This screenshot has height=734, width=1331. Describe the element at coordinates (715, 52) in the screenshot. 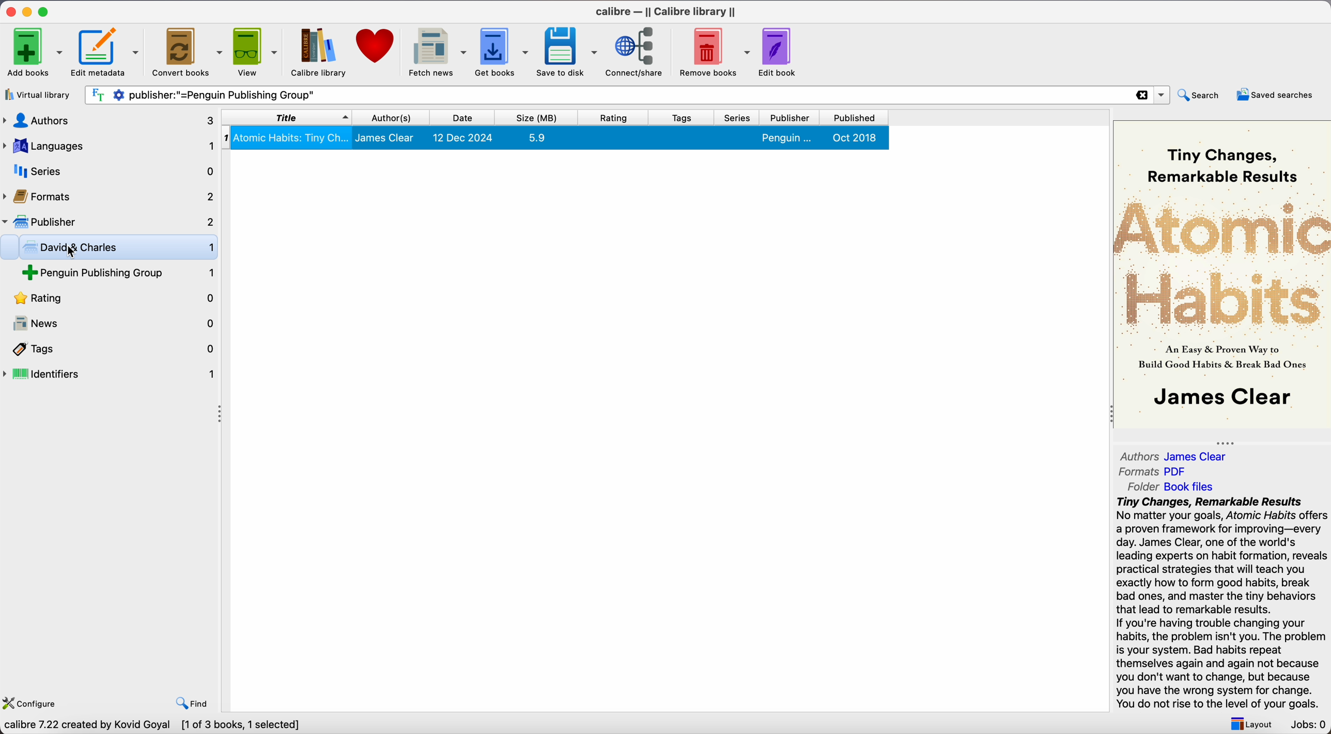

I see `remove books` at that location.